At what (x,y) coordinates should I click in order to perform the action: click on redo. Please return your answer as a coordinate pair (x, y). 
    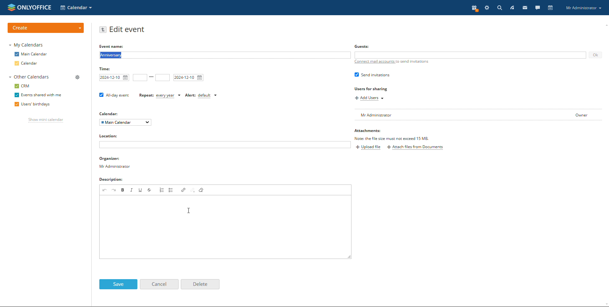
    Looking at the image, I should click on (114, 190).